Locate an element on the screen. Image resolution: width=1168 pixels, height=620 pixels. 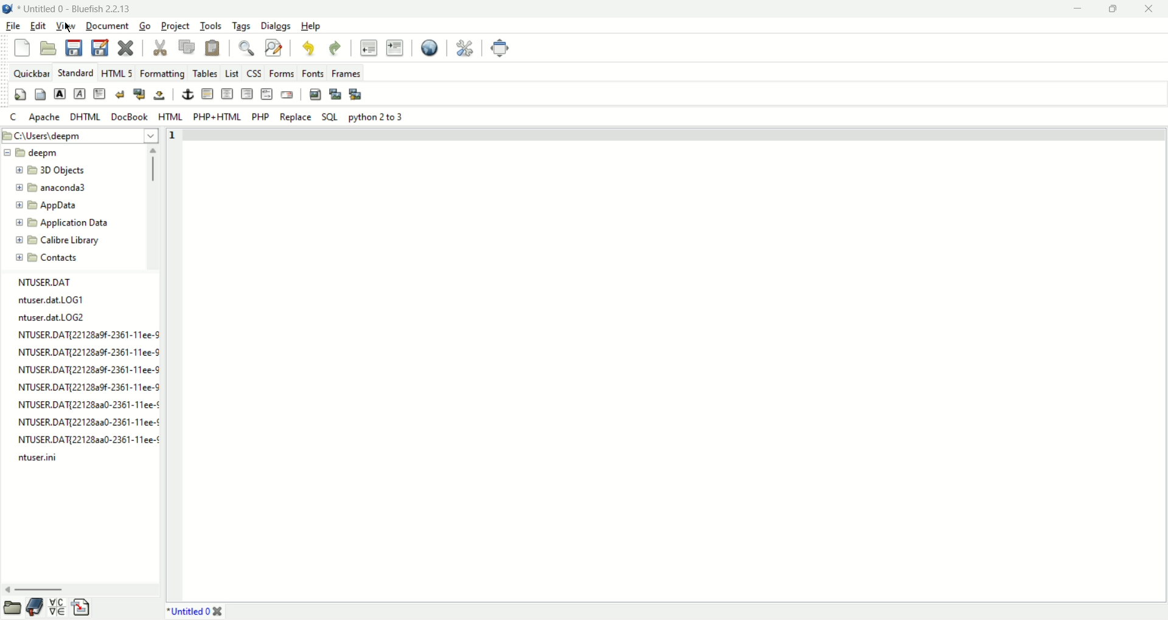
new folder is located at coordinates (55, 170).